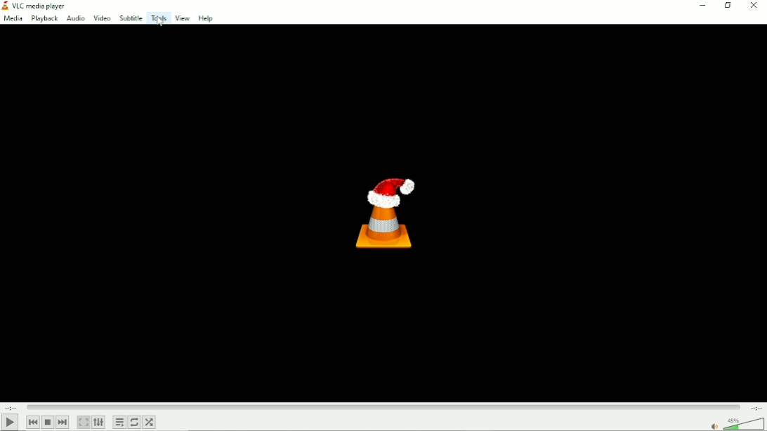 This screenshot has height=431, width=767. I want to click on Media, so click(12, 19).